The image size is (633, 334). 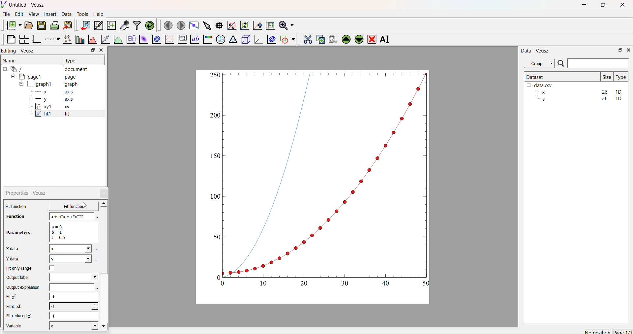 What do you see at coordinates (332, 38) in the screenshot?
I see `Paste` at bounding box center [332, 38].